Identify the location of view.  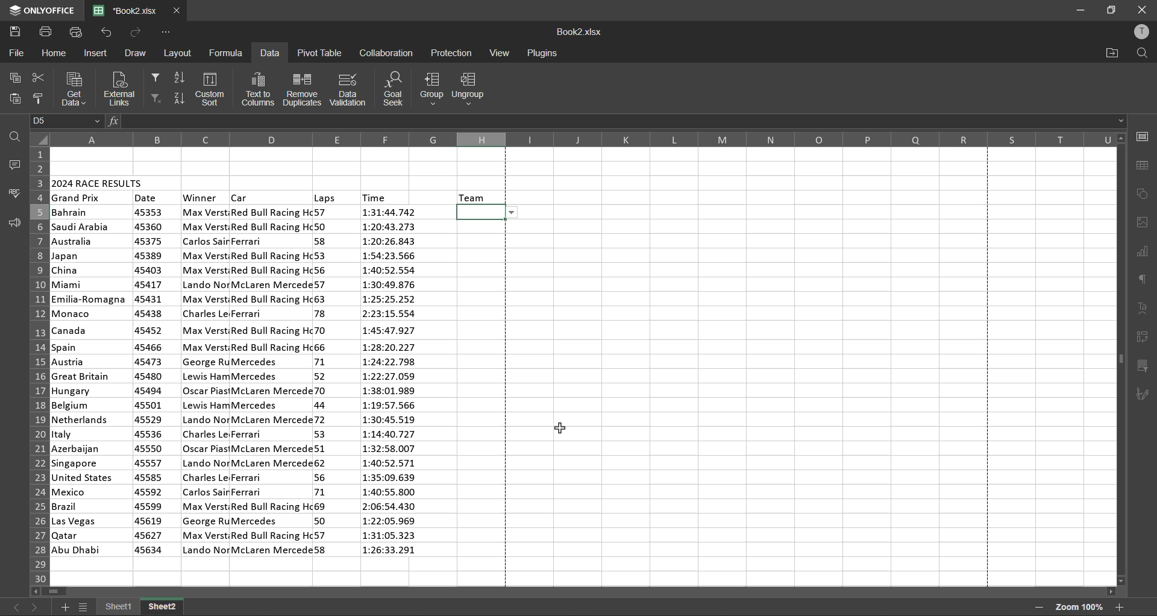
(499, 52).